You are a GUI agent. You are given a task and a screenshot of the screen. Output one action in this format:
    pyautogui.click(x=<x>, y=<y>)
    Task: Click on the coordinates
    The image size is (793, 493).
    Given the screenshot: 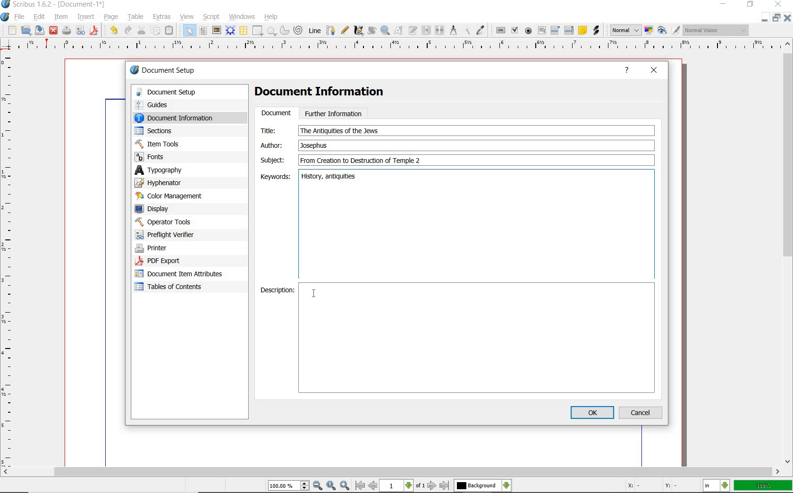 What is the action you would take?
    pyautogui.click(x=651, y=486)
    